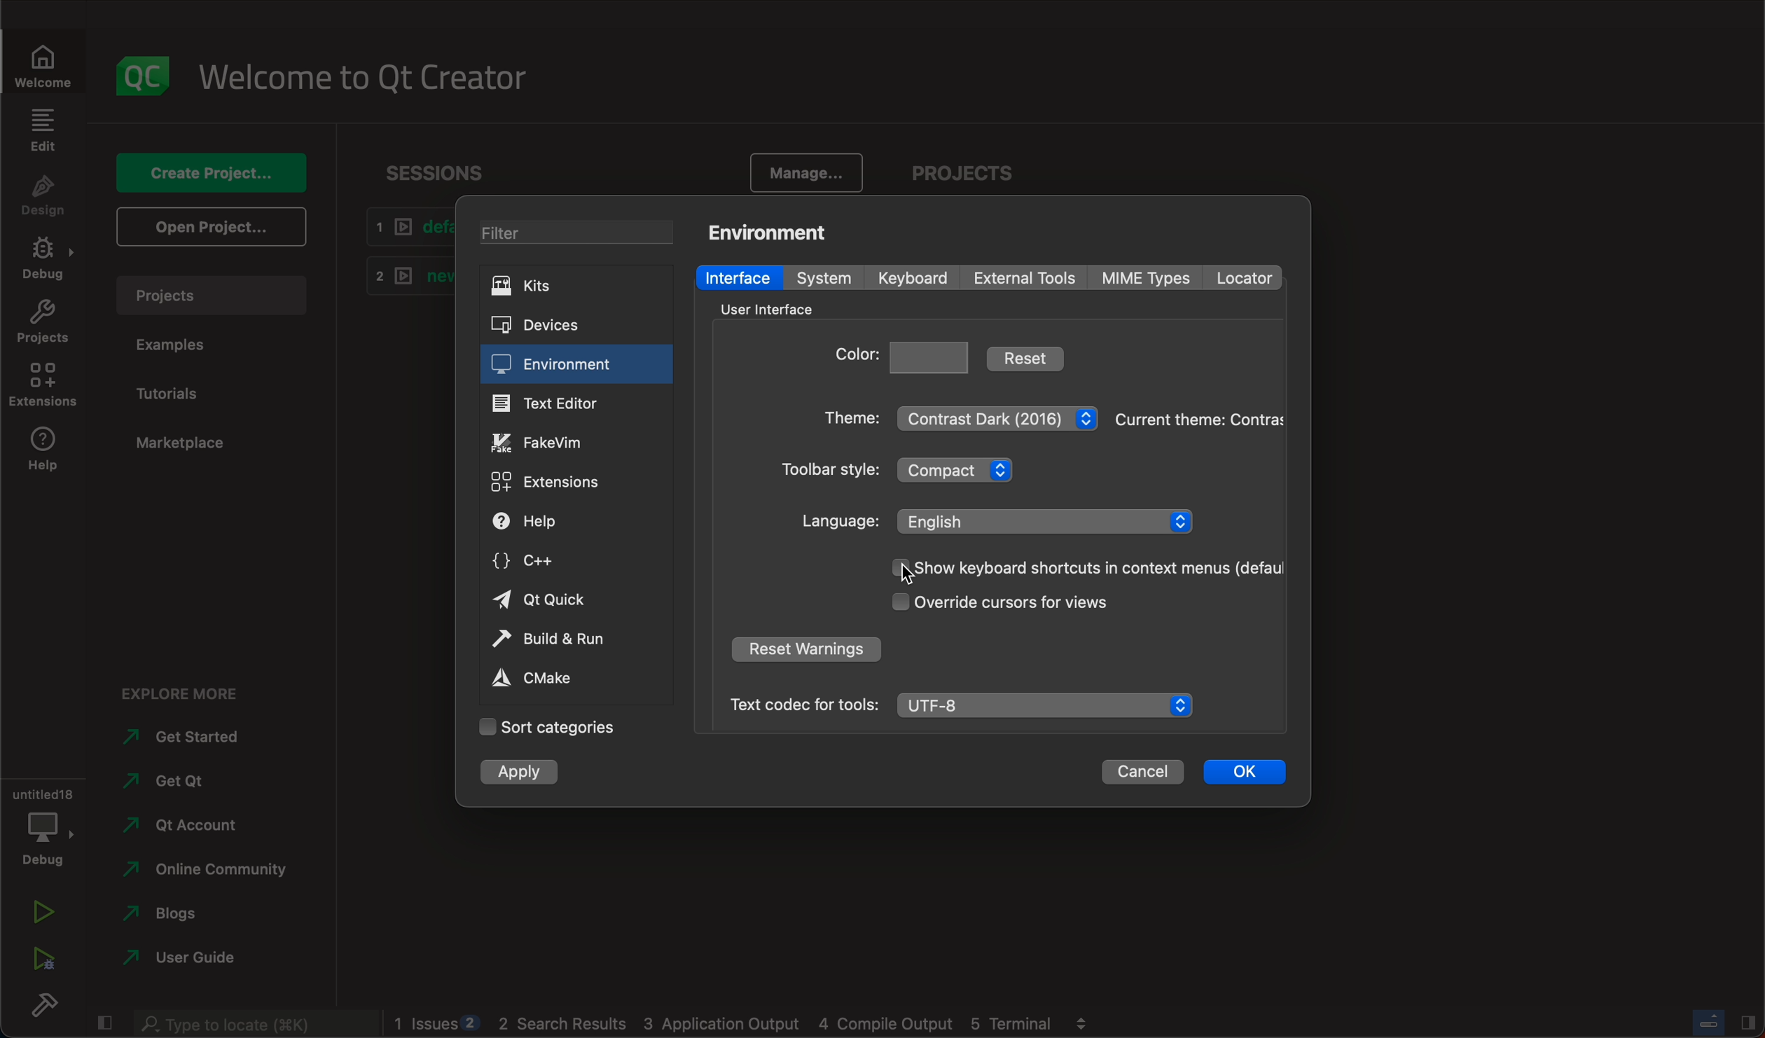 The image size is (1765, 1038). I want to click on c++, so click(551, 562).